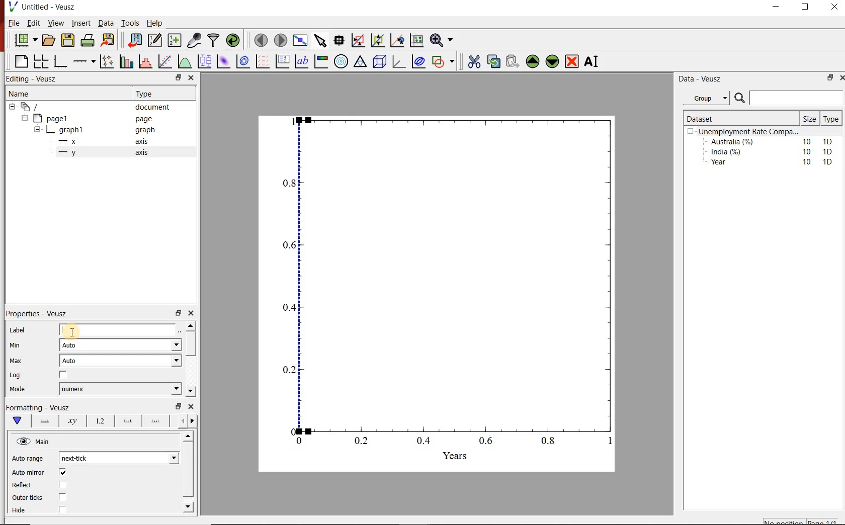  What do you see at coordinates (156, 420) in the screenshot?
I see `minor ticks` at bounding box center [156, 420].